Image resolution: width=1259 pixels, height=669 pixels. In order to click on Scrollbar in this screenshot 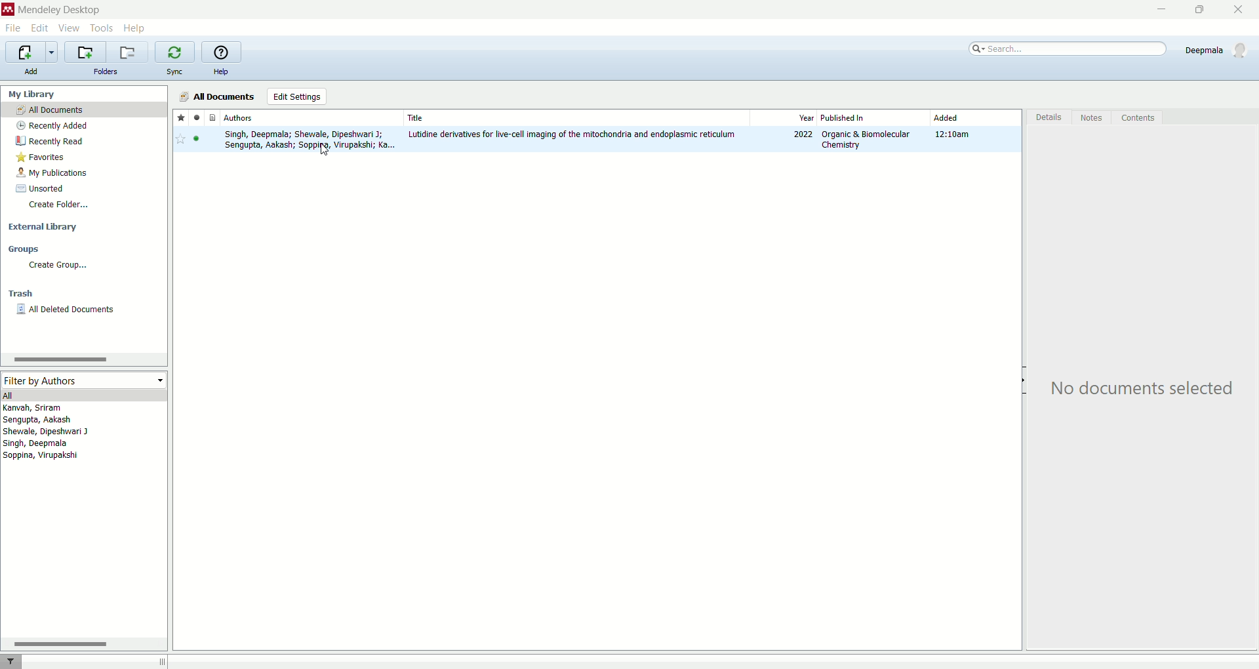, I will do `click(58, 360)`.